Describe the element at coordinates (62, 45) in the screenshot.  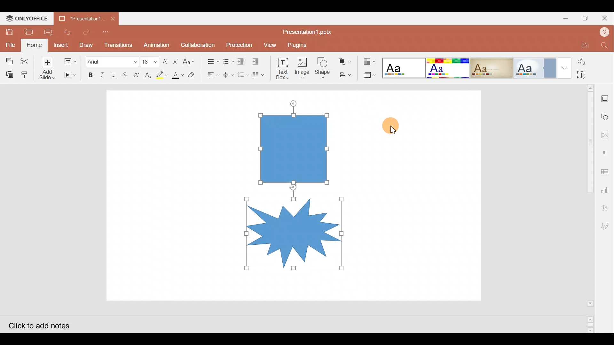
I see `Insert` at that location.